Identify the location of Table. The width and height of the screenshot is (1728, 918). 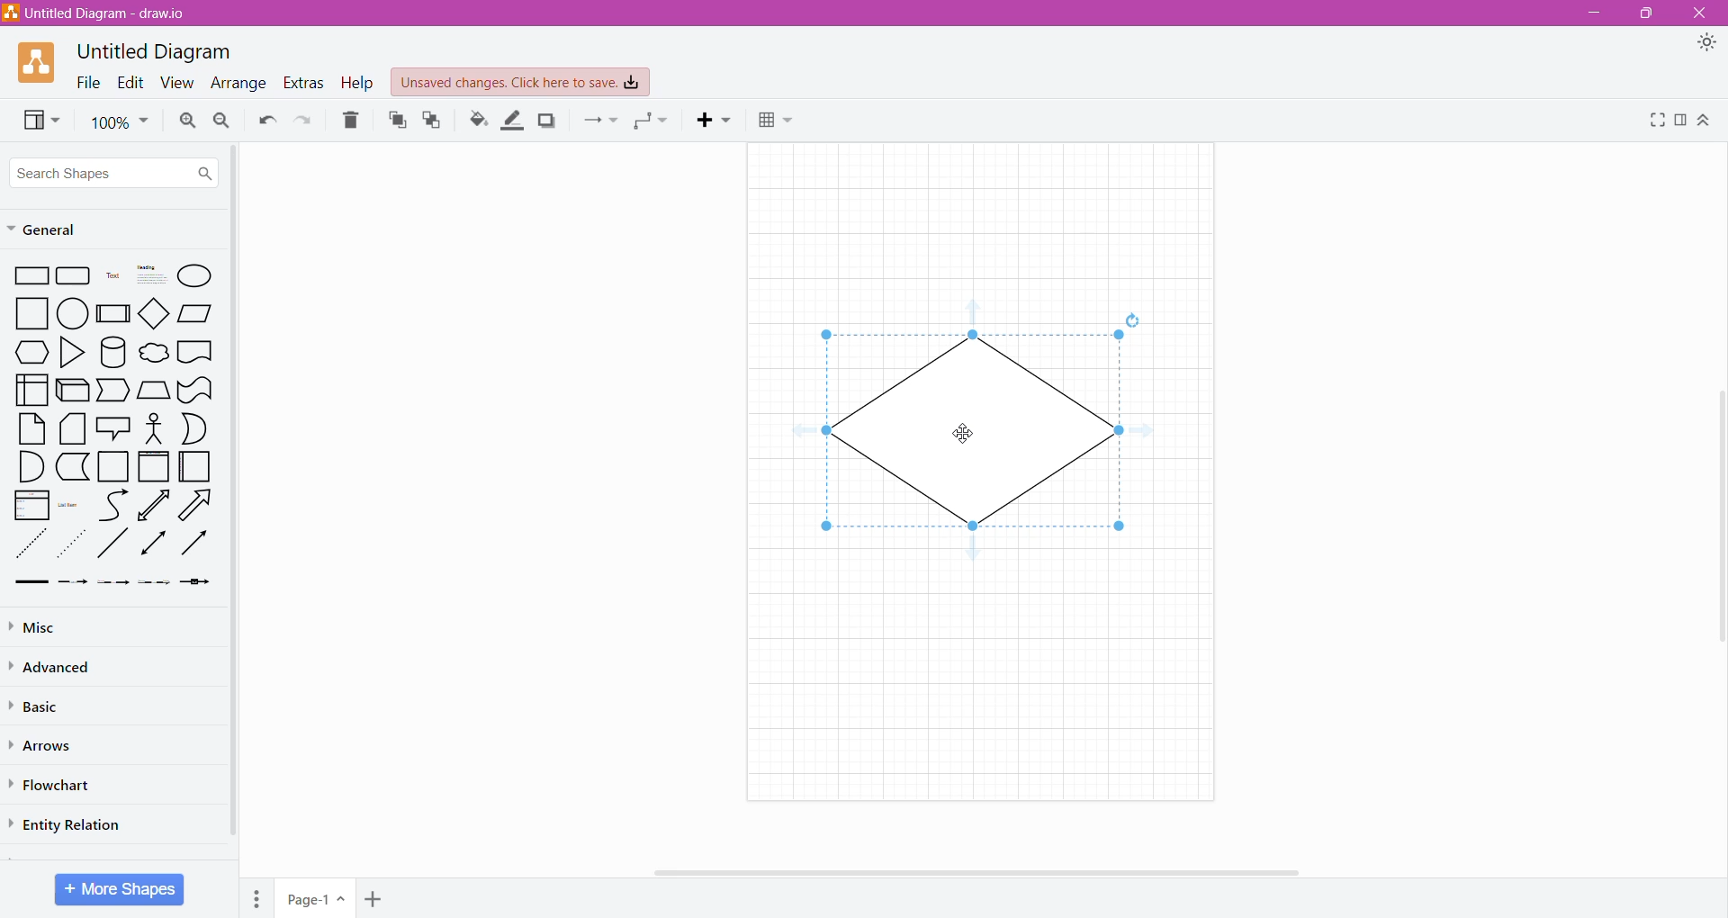
(778, 121).